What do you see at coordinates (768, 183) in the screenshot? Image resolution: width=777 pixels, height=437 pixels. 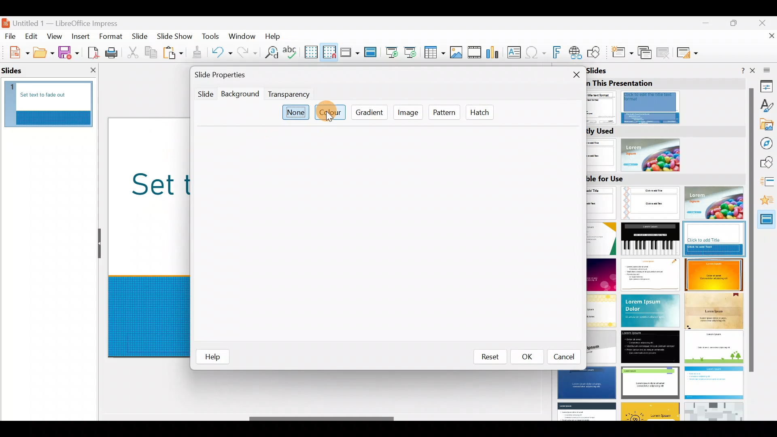 I see `Slide transition` at bounding box center [768, 183].